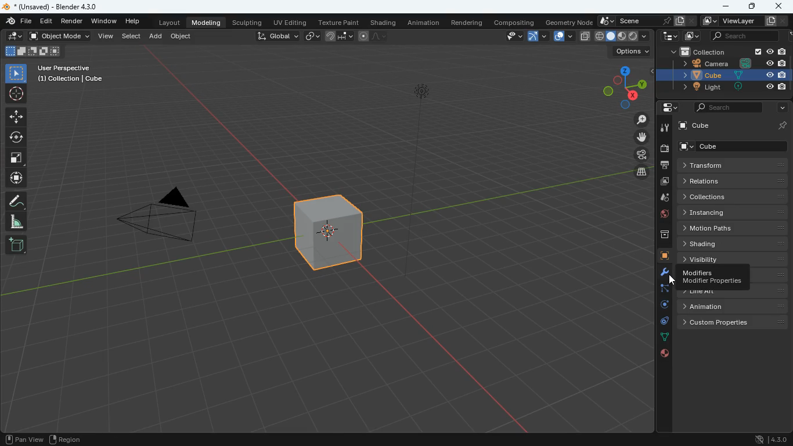 The width and height of the screenshot is (793, 446). What do you see at coordinates (733, 197) in the screenshot?
I see `collections` at bounding box center [733, 197].